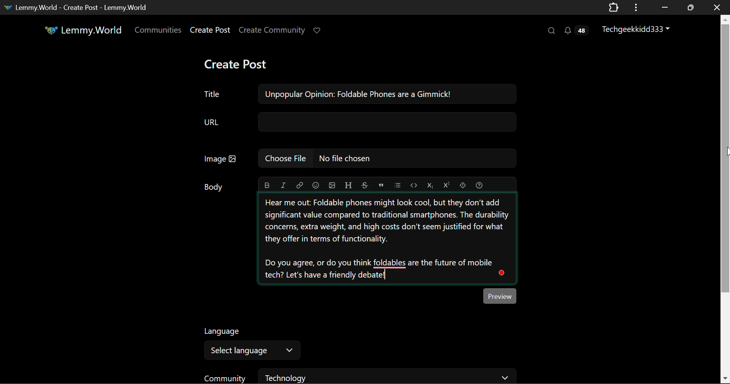 The height and width of the screenshot is (384, 730). What do you see at coordinates (365, 185) in the screenshot?
I see `strikethrough` at bounding box center [365, 185].